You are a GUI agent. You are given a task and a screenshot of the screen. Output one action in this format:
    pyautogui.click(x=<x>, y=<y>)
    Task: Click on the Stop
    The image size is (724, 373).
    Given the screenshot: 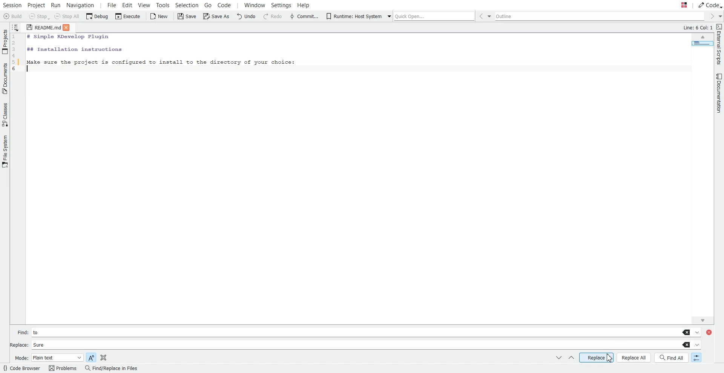 What is the action you would take?
    pyautogui.click(x=39, y=17)
    